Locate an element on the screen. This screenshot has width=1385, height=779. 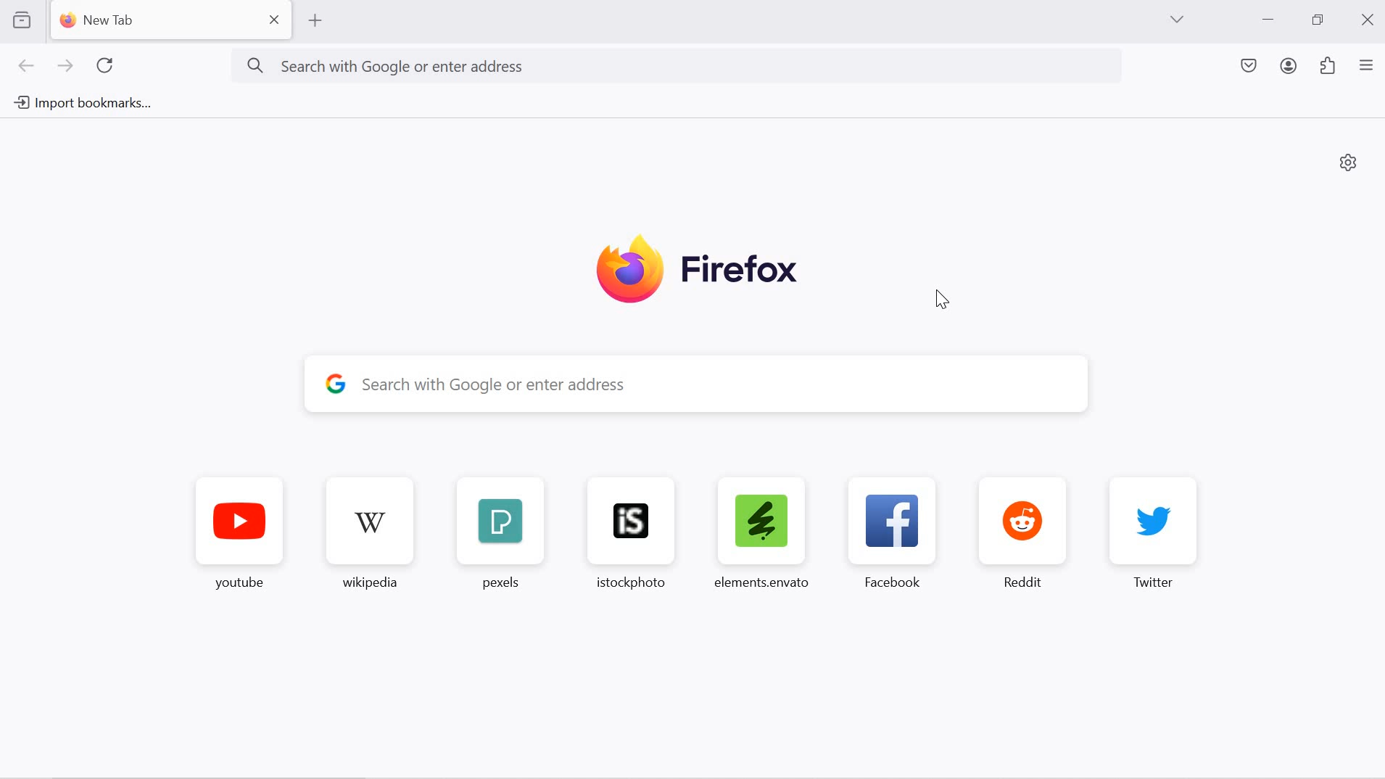
account is located at coordinates (1290, 65).